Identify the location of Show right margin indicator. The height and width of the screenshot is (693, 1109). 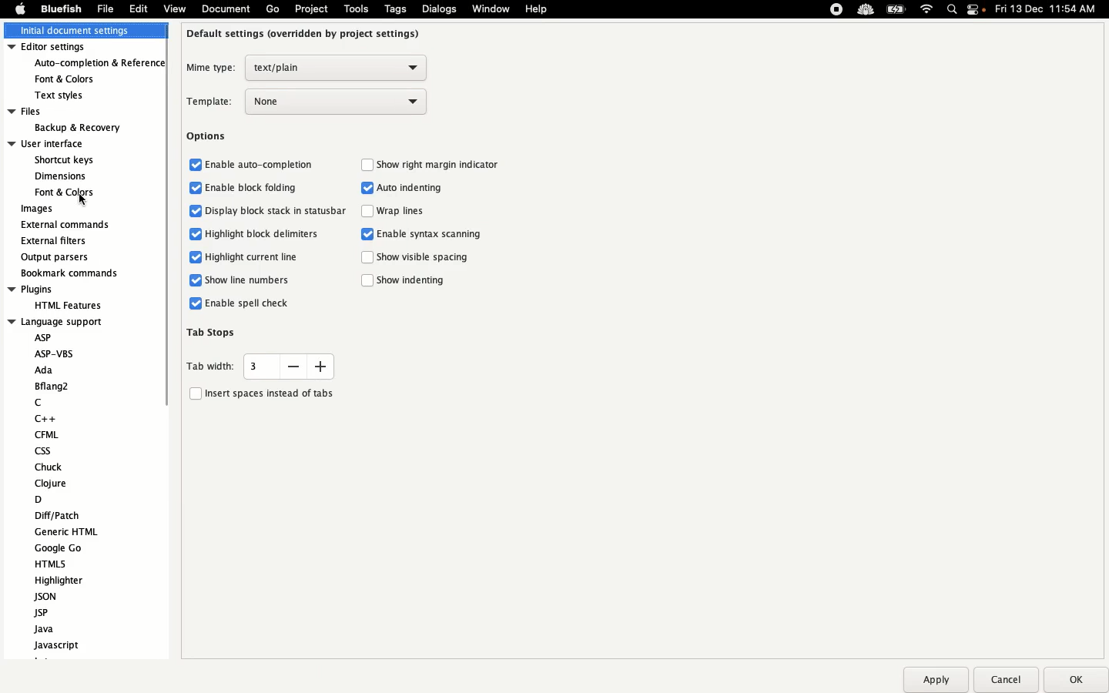
(433, 164).